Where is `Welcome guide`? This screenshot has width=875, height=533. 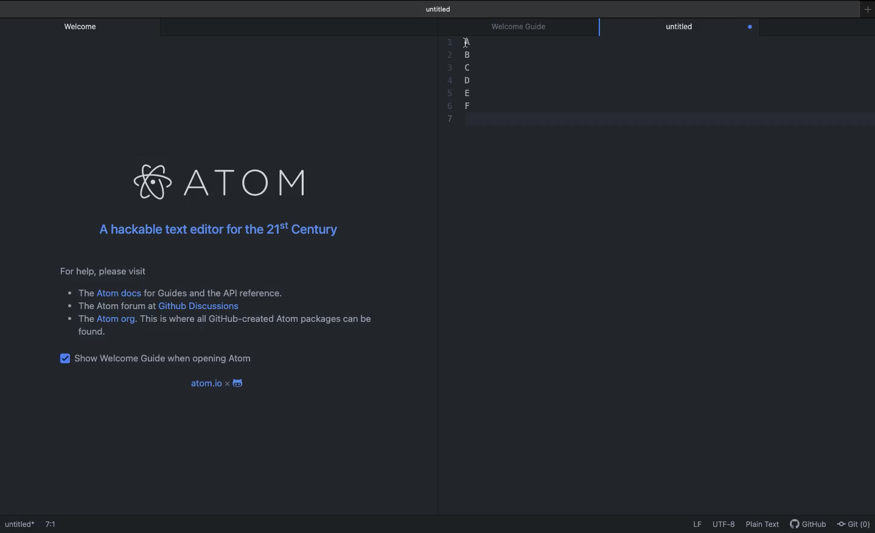 Welcome guide is located at coordinates (440, 9).